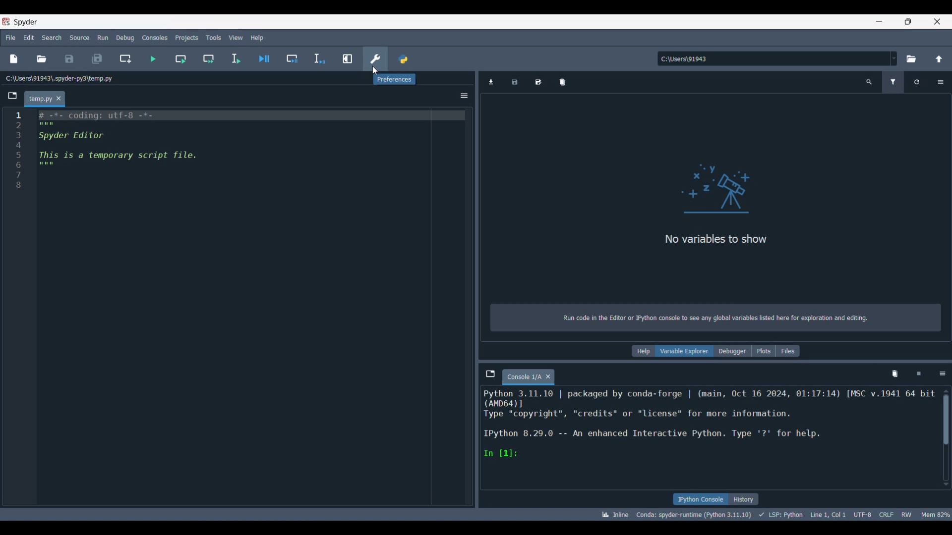 The image size is (952, 535). Describe the element at coordinates (235, 59) in the screenshot. I see `Run selection/current line` at that location.